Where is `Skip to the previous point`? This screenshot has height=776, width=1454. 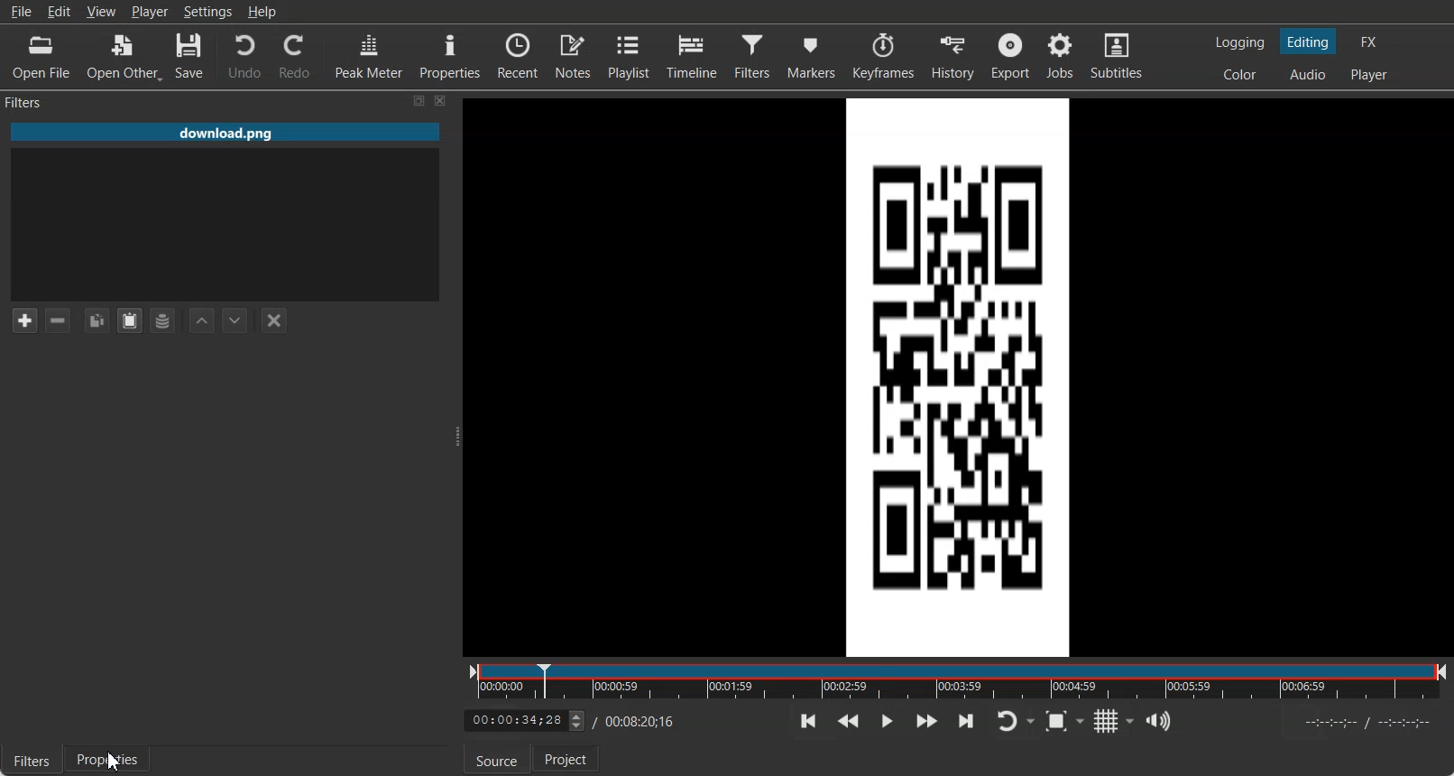
Skip to the previous point is located at coordinates (808, 721).